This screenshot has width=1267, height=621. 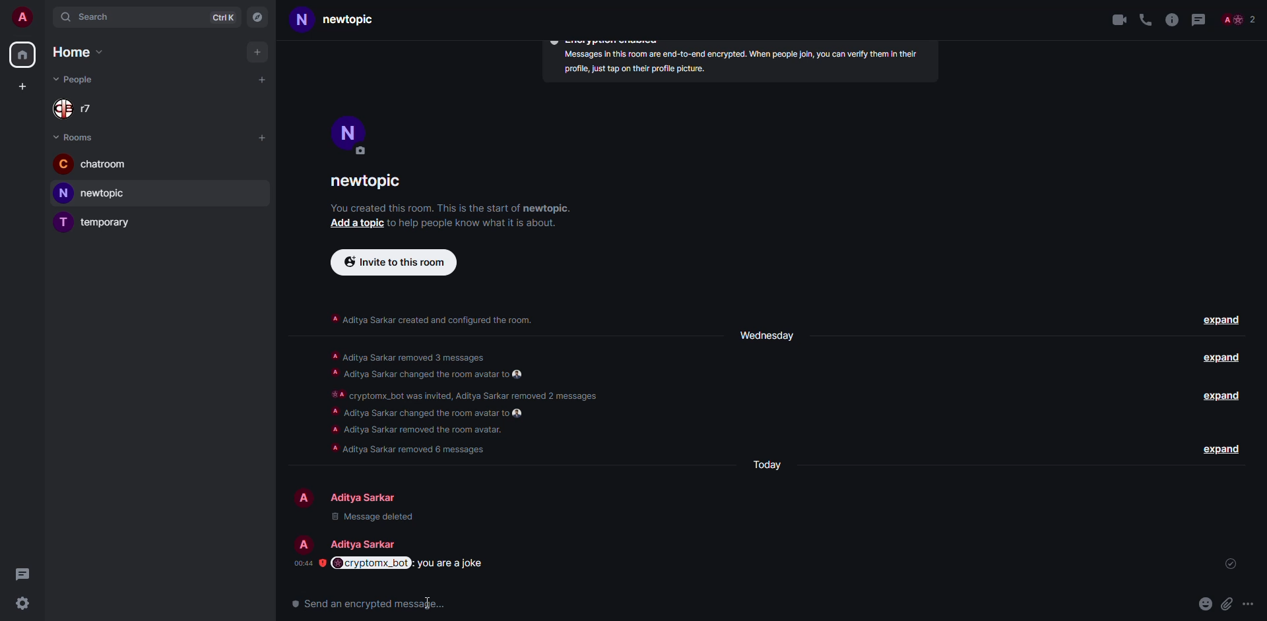 I want to click on navigator, so click(x=259, y=17).